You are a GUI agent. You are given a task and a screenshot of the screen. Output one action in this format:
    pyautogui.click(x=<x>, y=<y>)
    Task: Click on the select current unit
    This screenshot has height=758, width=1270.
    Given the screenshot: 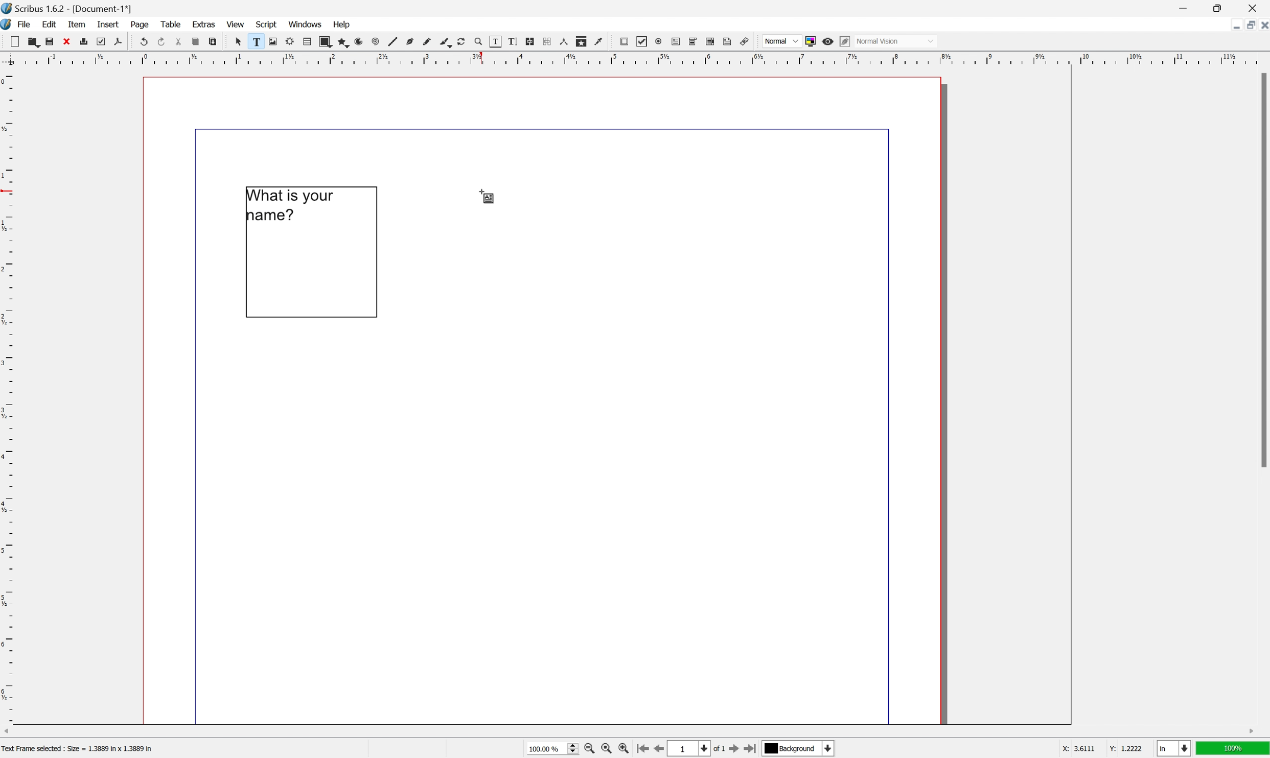 What is the action you would take?
    pyautogui.click(x=1174, y=749)
    